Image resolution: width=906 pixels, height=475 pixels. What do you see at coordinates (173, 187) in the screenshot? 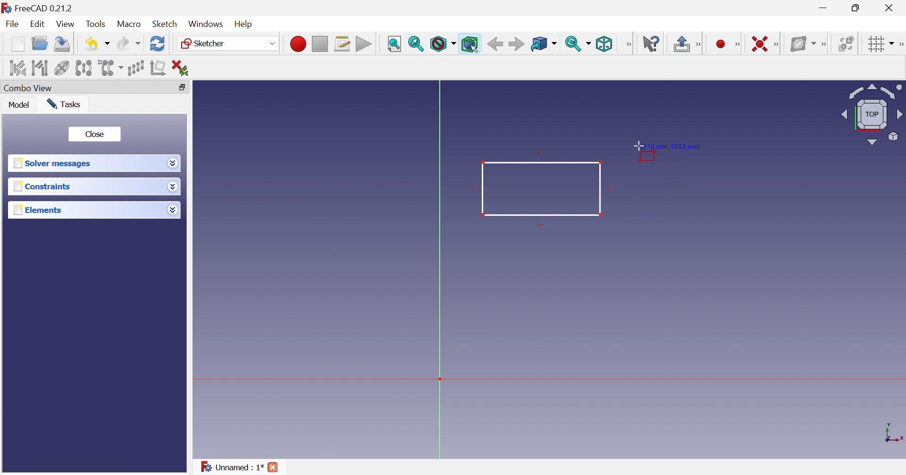
I see `Drop down` at bounding box center [173, 187].